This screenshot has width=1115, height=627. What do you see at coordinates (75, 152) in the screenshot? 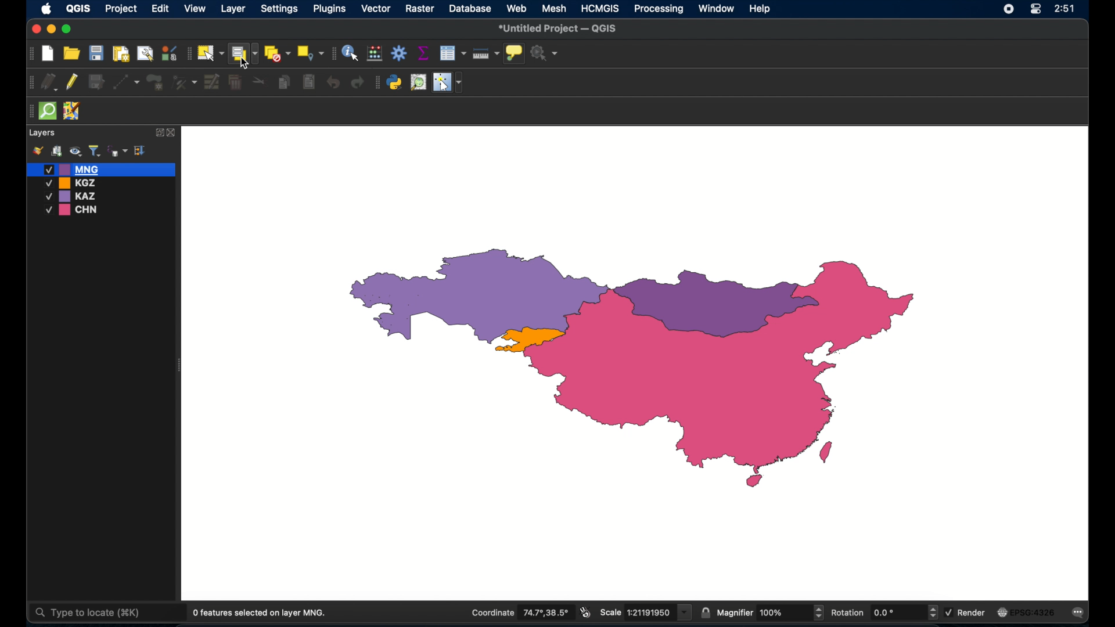
I see `manage map theme` at bounding box center [75, 152].